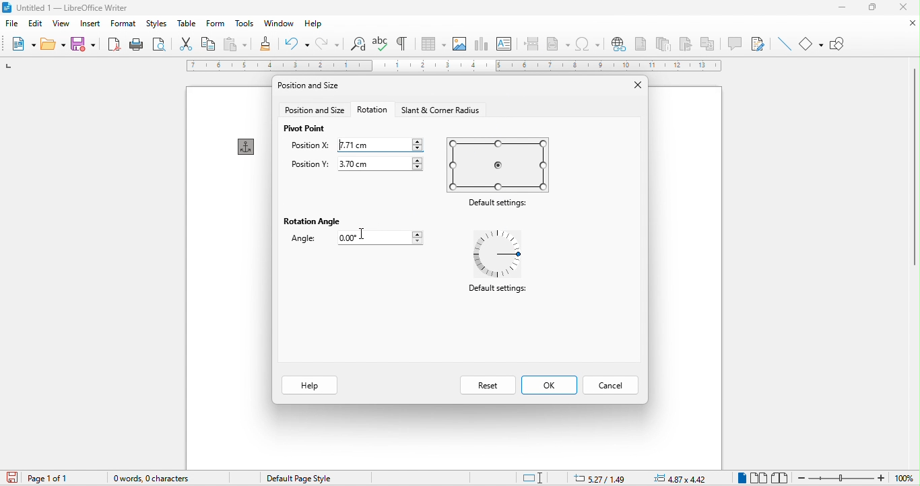 This screenshot has height=486, width=920. Describe the element at coordinates (308, 129) in the screenshot. I see `pivot point` at that location.